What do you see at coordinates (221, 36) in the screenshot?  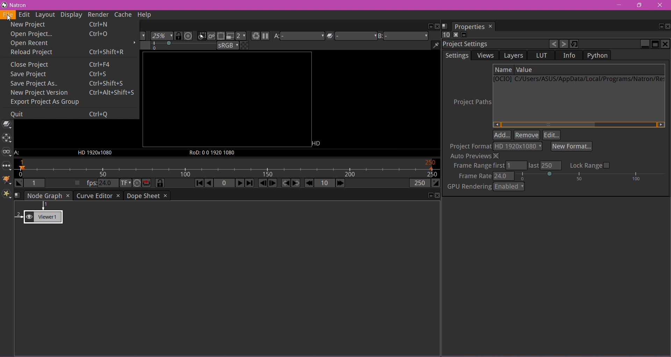 I see `When active, enables the region of interest that limits the portion of the viewer that is kept updated` at bounding box center [221, 36].